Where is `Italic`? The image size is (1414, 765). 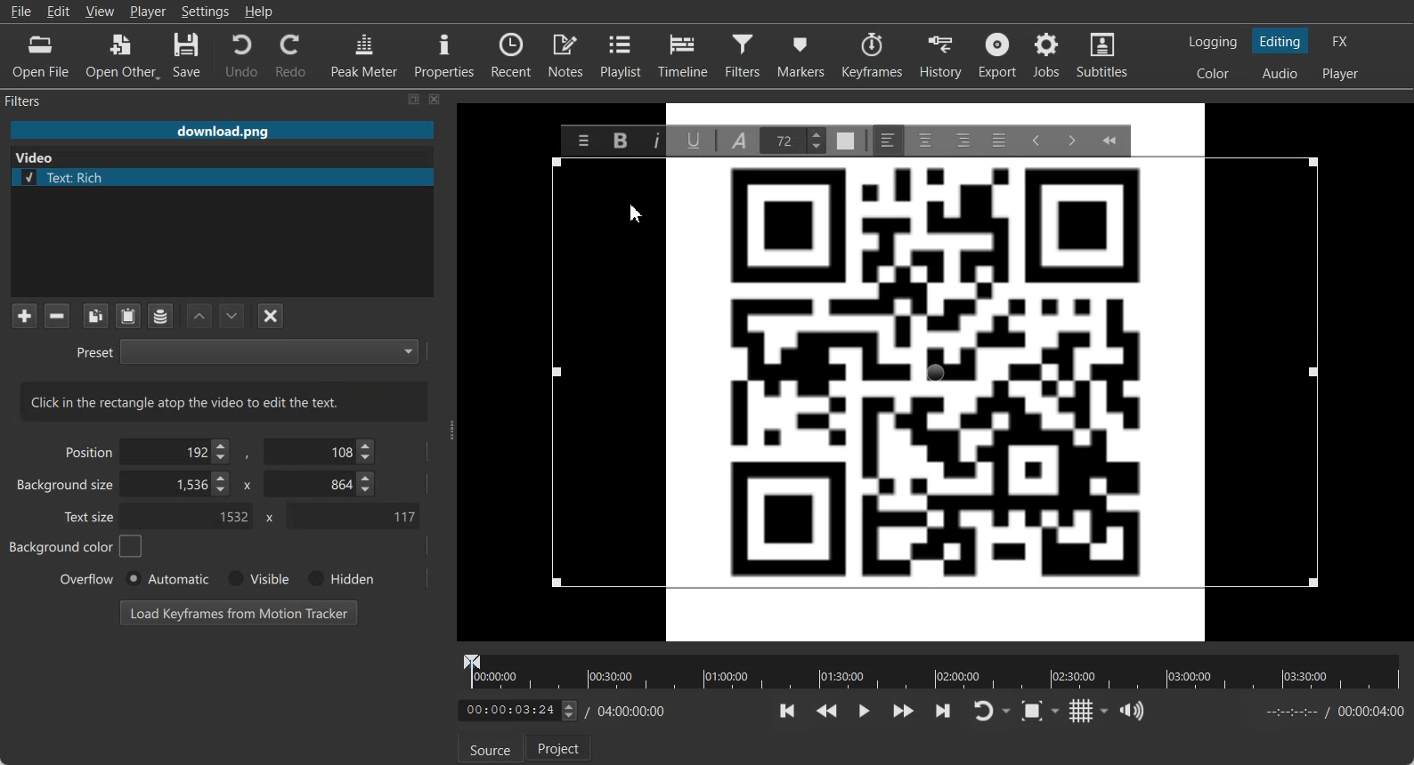
Italic is located at coordinates (655, 141).